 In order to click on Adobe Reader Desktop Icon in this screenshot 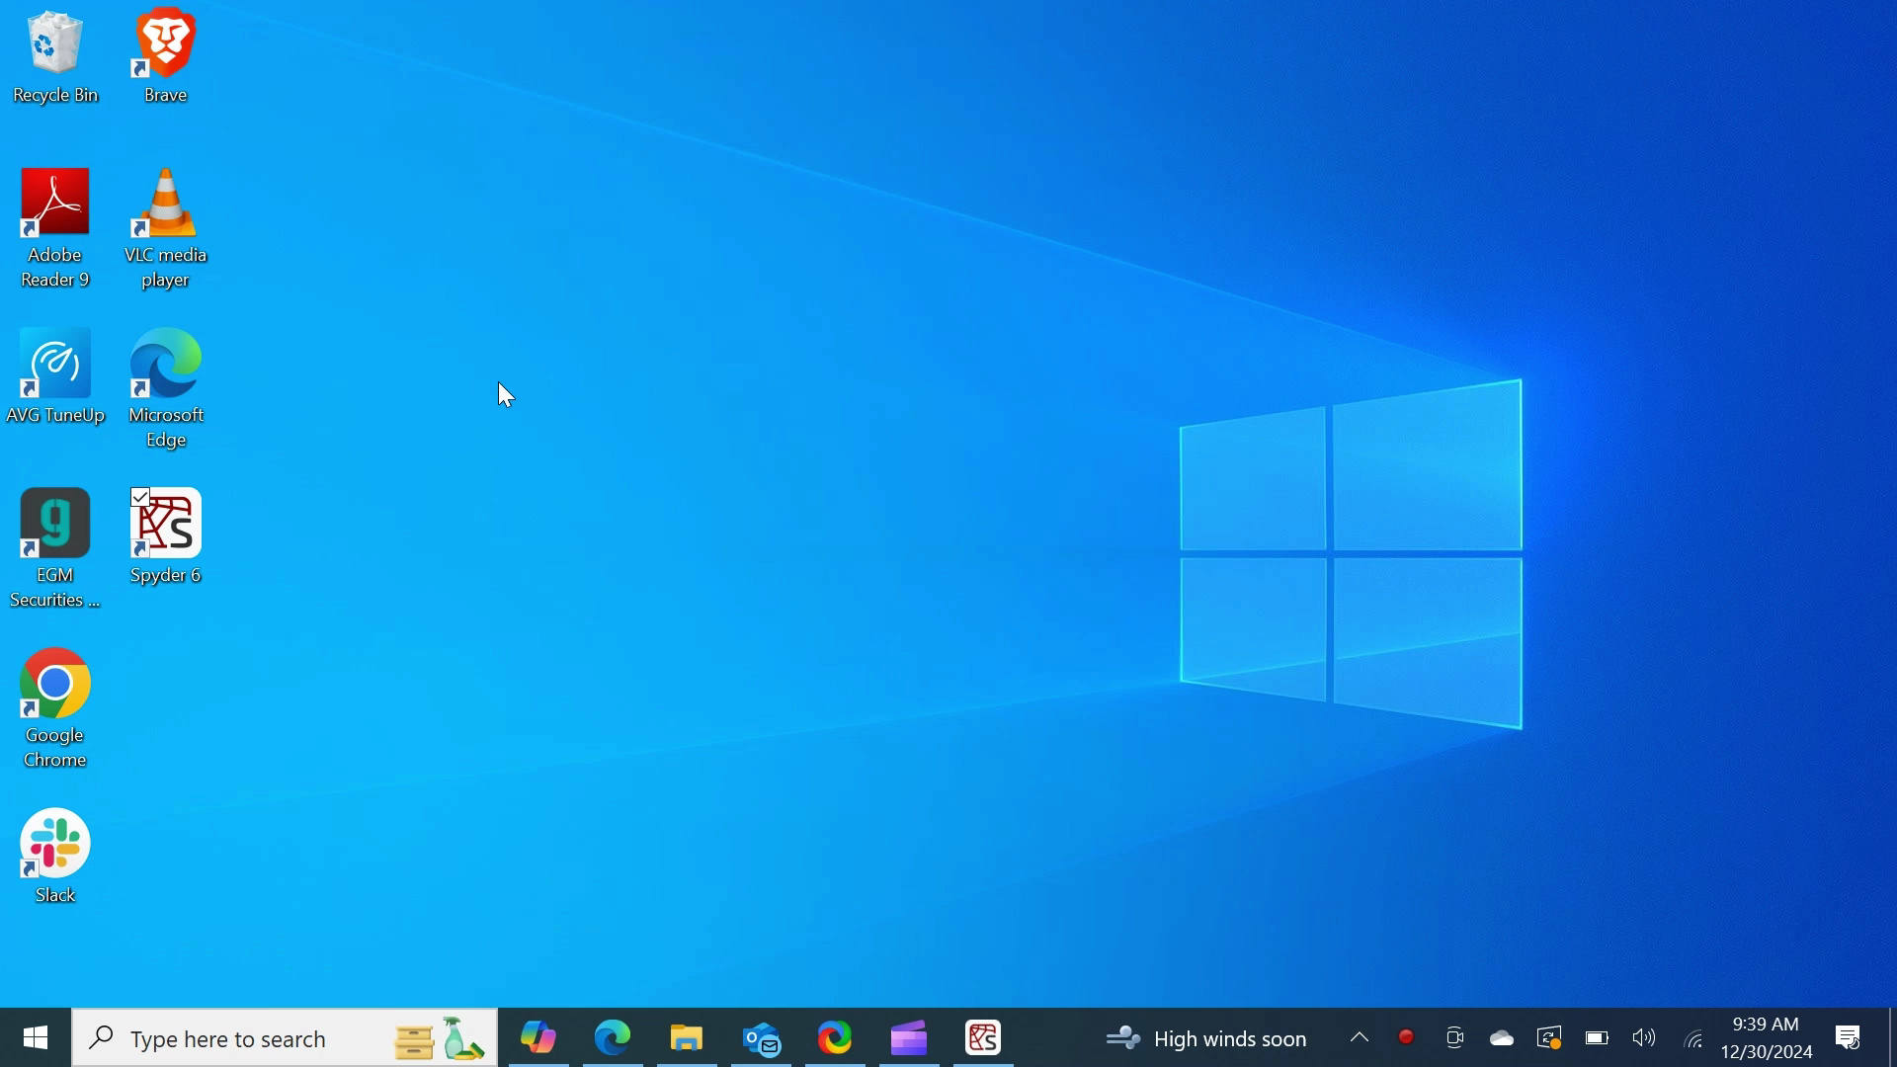, I will do `click(58, 233)`.